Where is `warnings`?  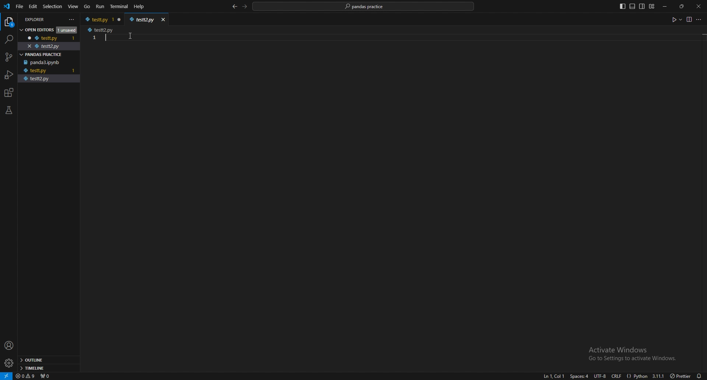 warnings is located at coordinates (26, 376).